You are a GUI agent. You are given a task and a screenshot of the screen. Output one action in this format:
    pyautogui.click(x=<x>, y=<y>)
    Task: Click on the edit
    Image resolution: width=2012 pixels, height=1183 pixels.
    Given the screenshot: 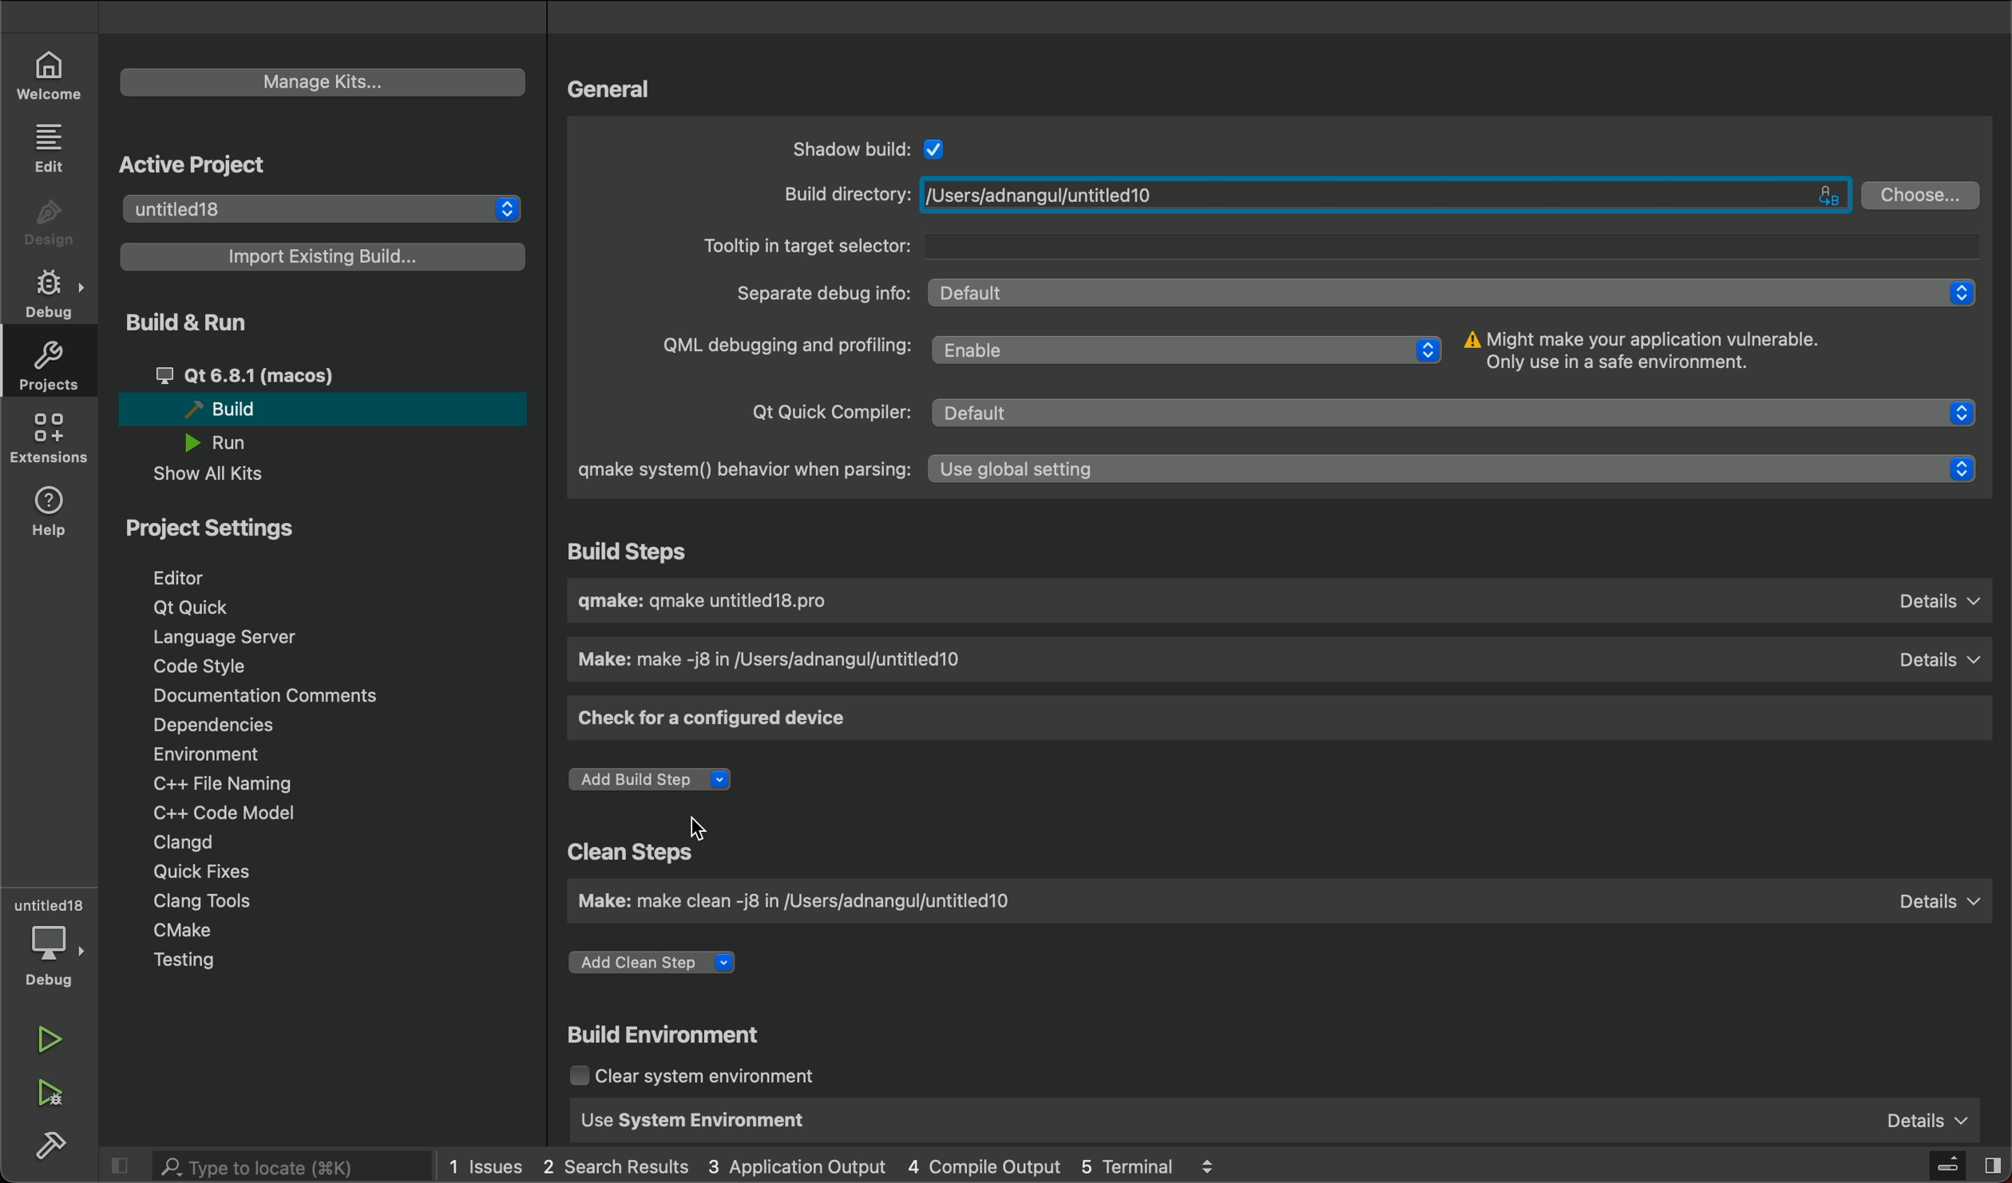 What is the action you would take?
    pyautogui.click(x=48, y=148)
    